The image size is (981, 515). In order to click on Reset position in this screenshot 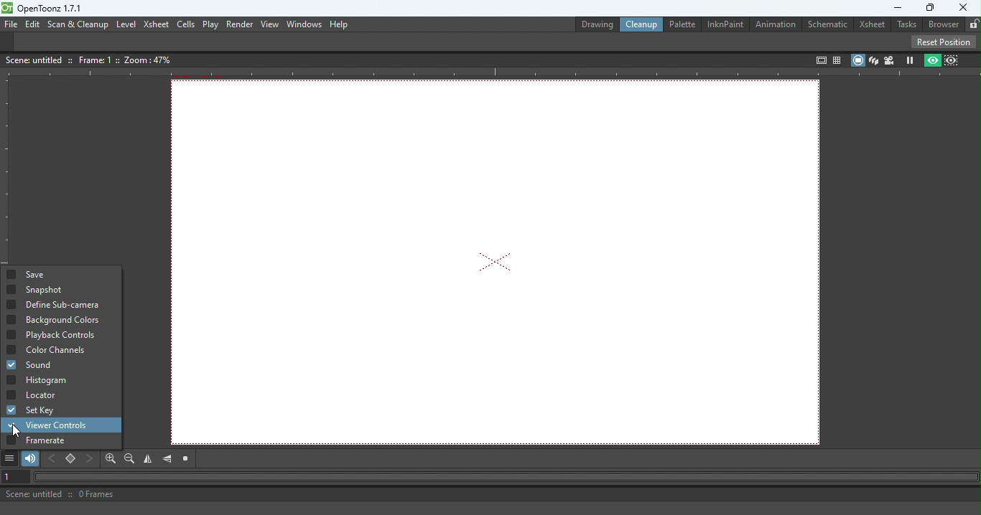, I will do `click(946, 41)`.